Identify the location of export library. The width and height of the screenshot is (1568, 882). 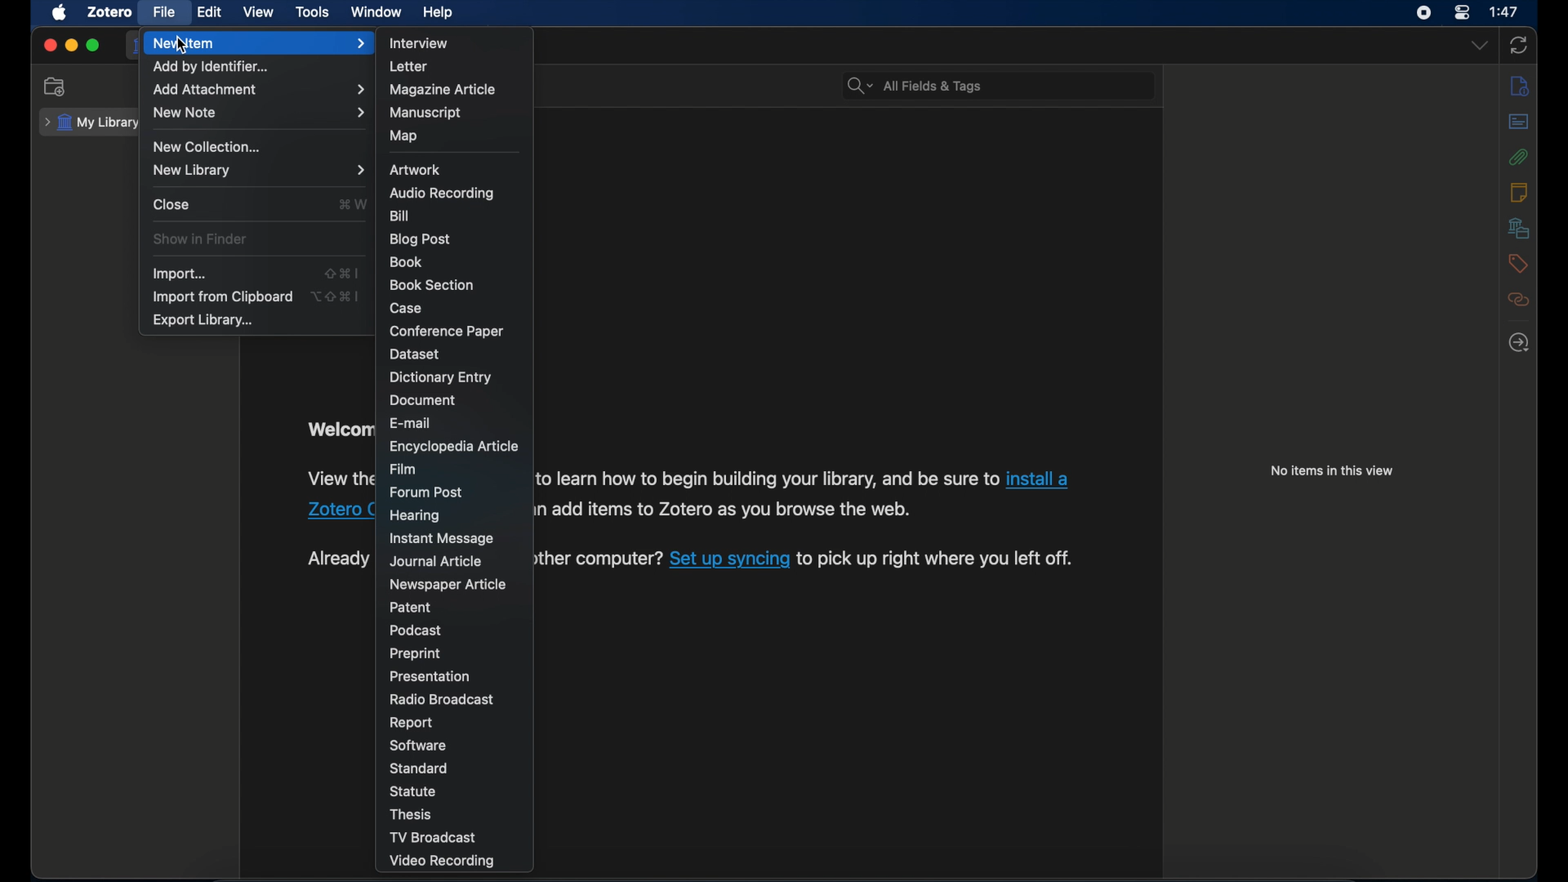
(205, 321).